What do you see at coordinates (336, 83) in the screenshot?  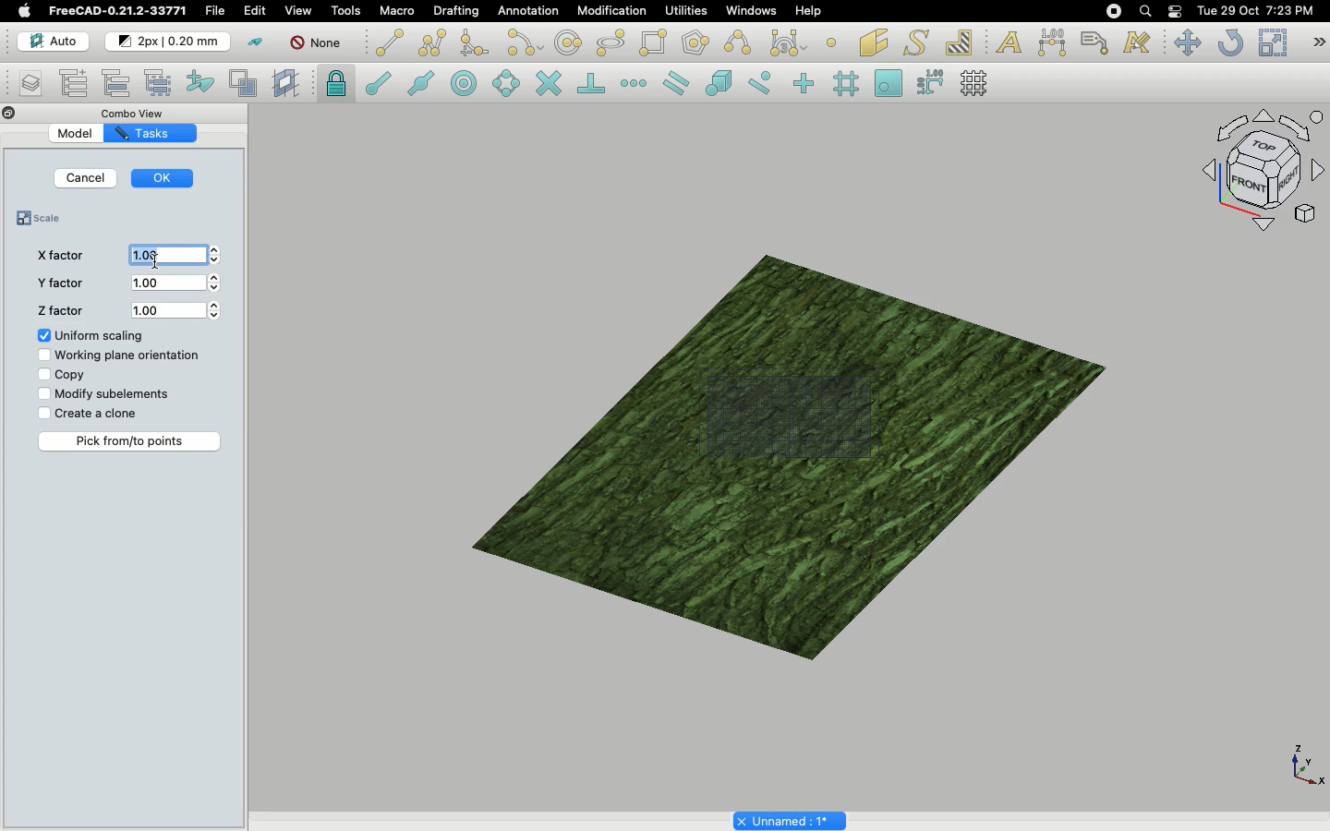 I see `Snap lock` at bounding box center [336, 83].